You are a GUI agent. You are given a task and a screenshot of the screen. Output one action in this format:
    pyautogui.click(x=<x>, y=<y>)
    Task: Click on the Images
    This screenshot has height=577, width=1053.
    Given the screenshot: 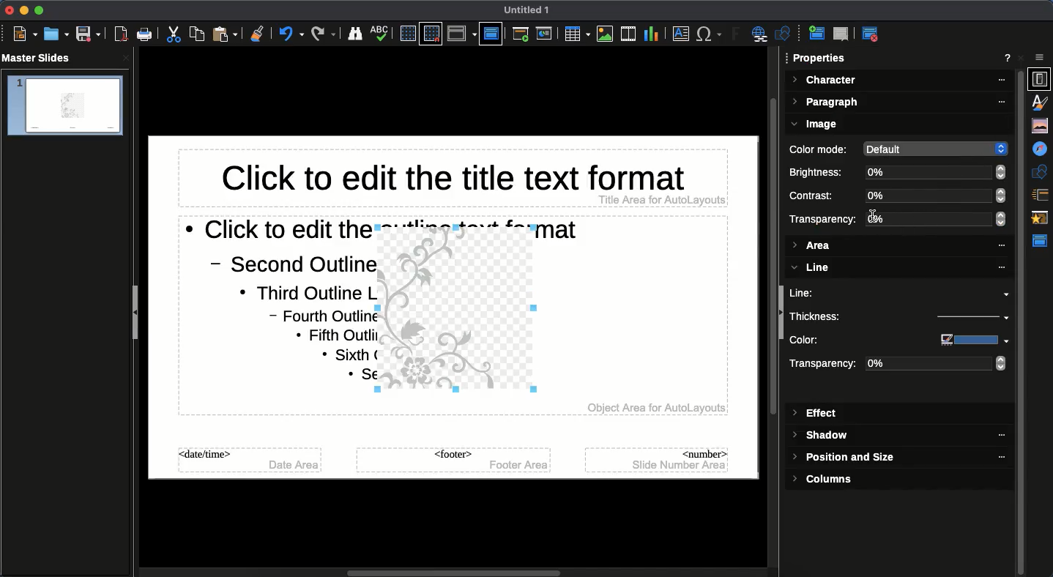 What is the action you would take?
    pyautogui.click(x=605, y=34)
    